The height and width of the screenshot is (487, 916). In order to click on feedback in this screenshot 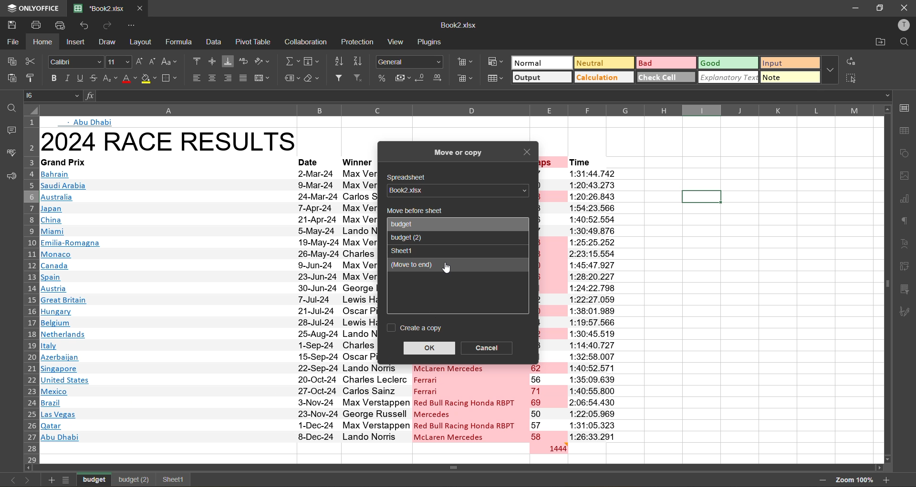, I will do `click(10, 177)`.